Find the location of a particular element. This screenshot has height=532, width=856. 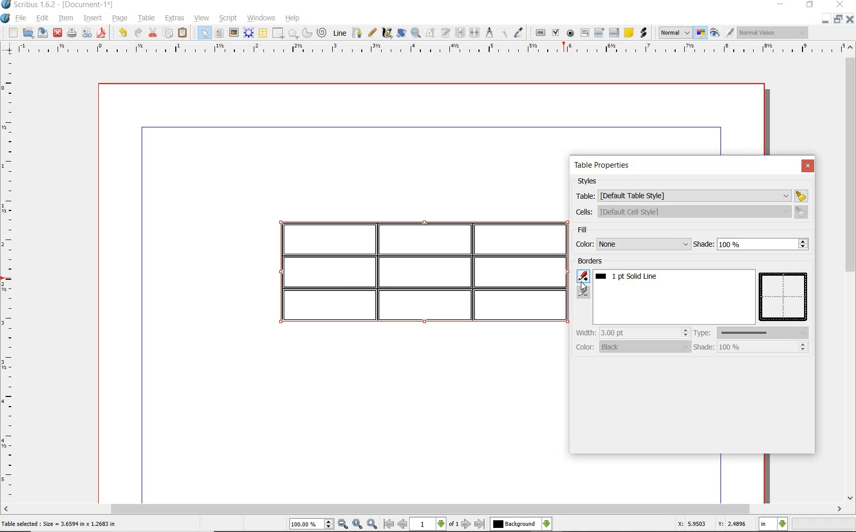

scrollbar is located at coordinates (428, 509).